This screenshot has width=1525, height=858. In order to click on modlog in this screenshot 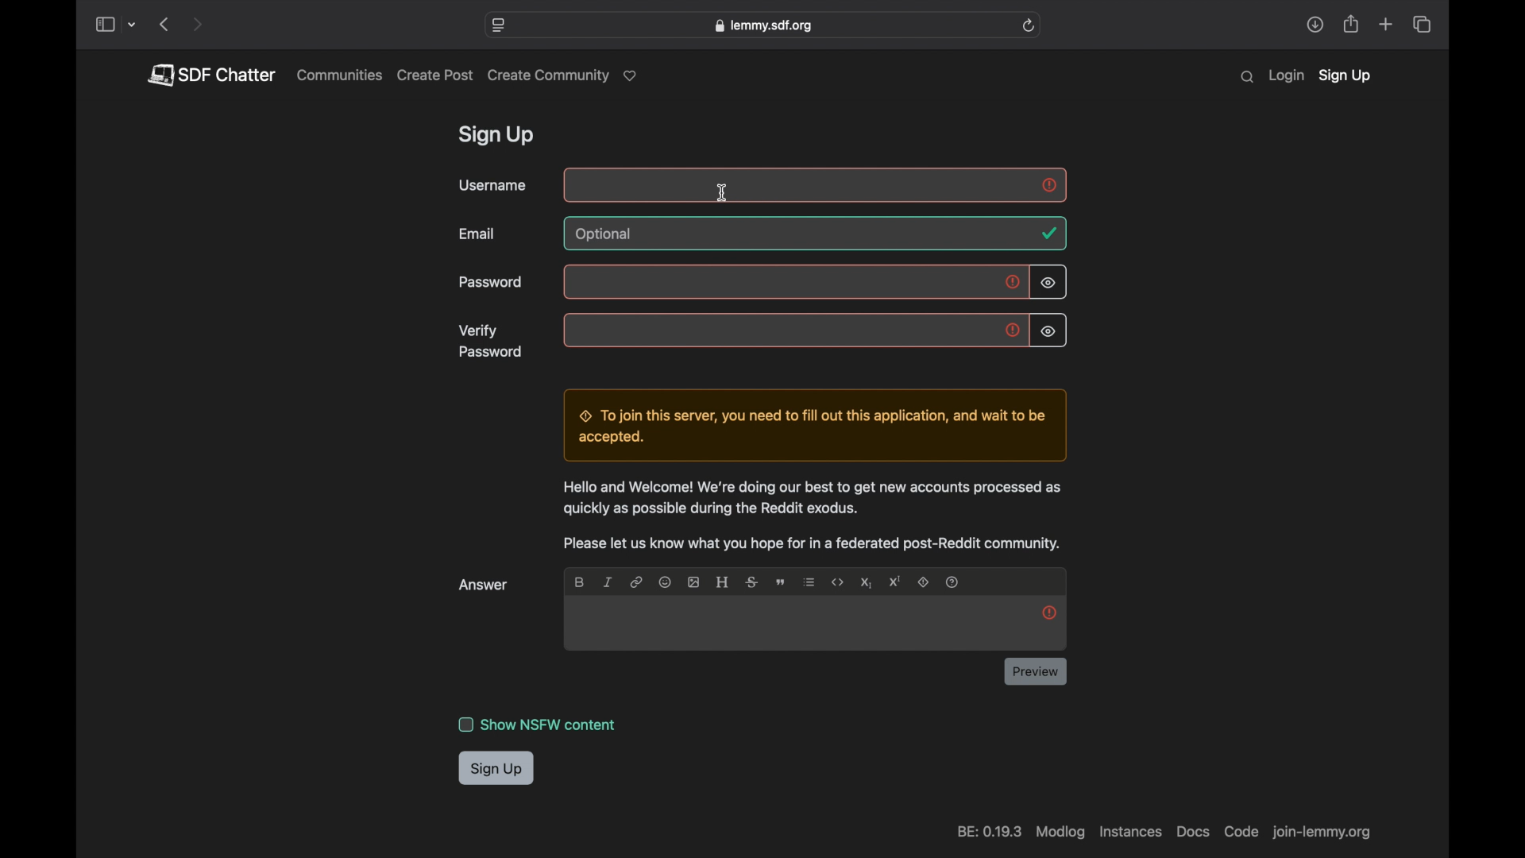, I will do `click(1059, 833)`.